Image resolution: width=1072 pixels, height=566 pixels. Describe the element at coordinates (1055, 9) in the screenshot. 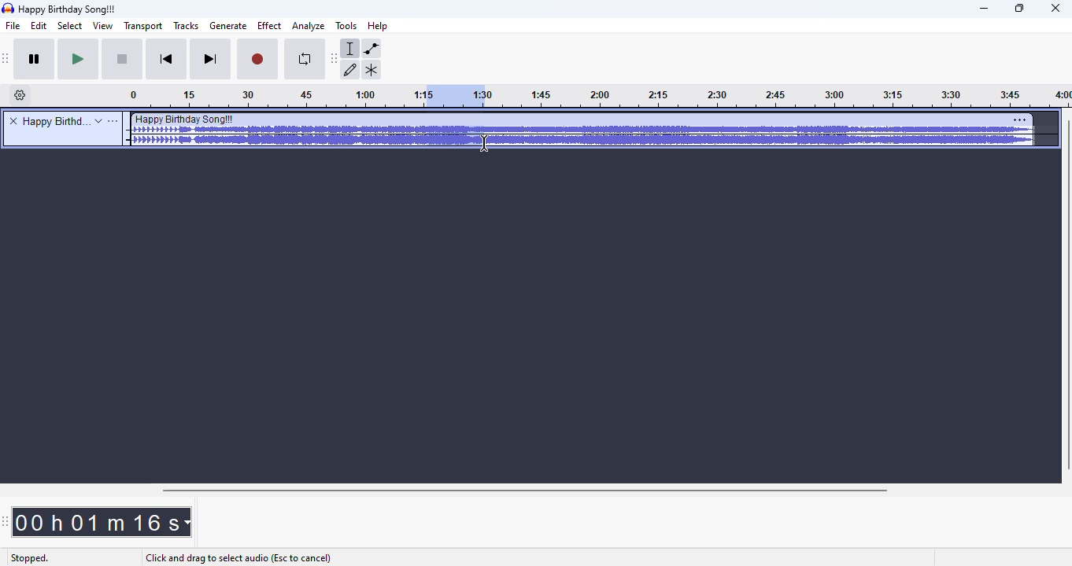

I see `close` at that location.